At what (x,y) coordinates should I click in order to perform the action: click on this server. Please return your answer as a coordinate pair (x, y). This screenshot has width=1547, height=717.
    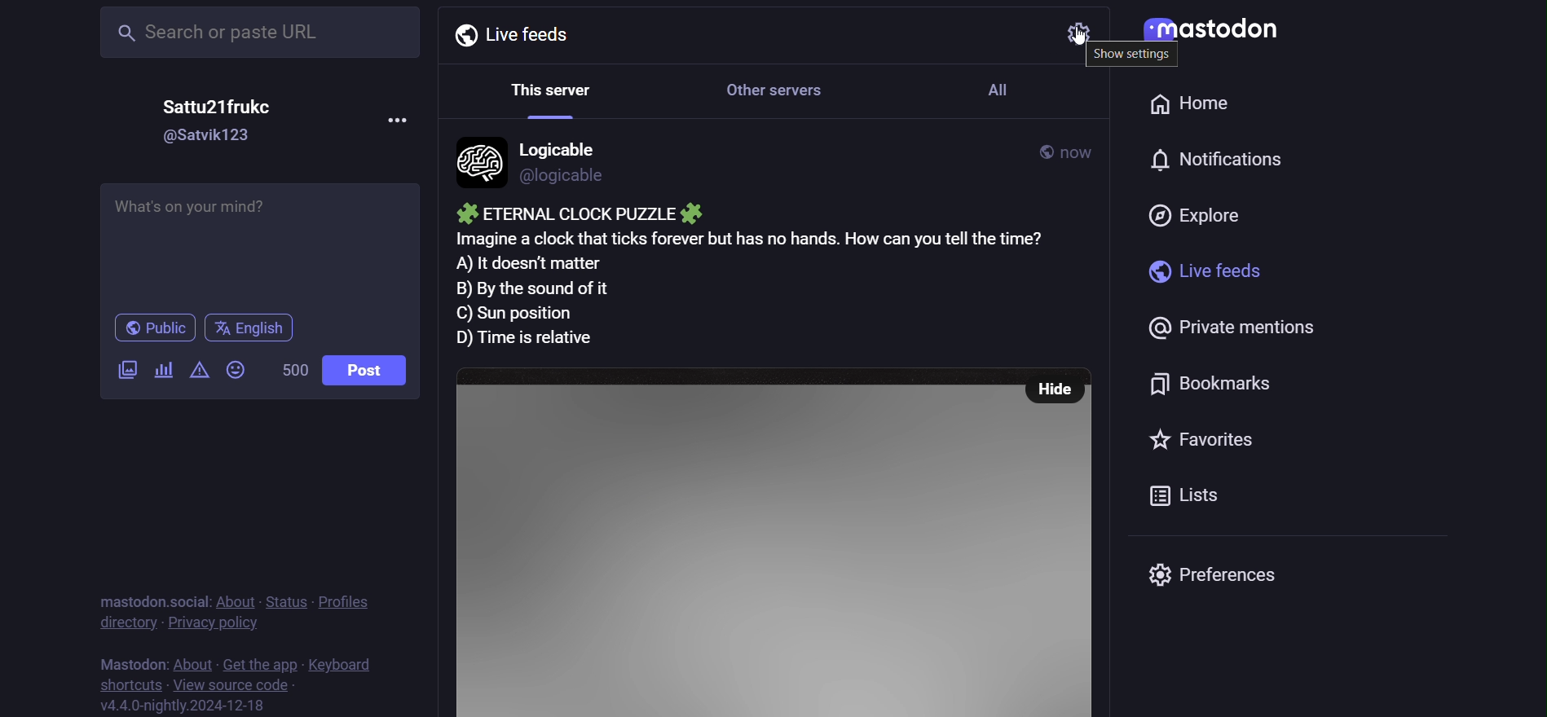
    Looking at the image, I should click on (544, 90).